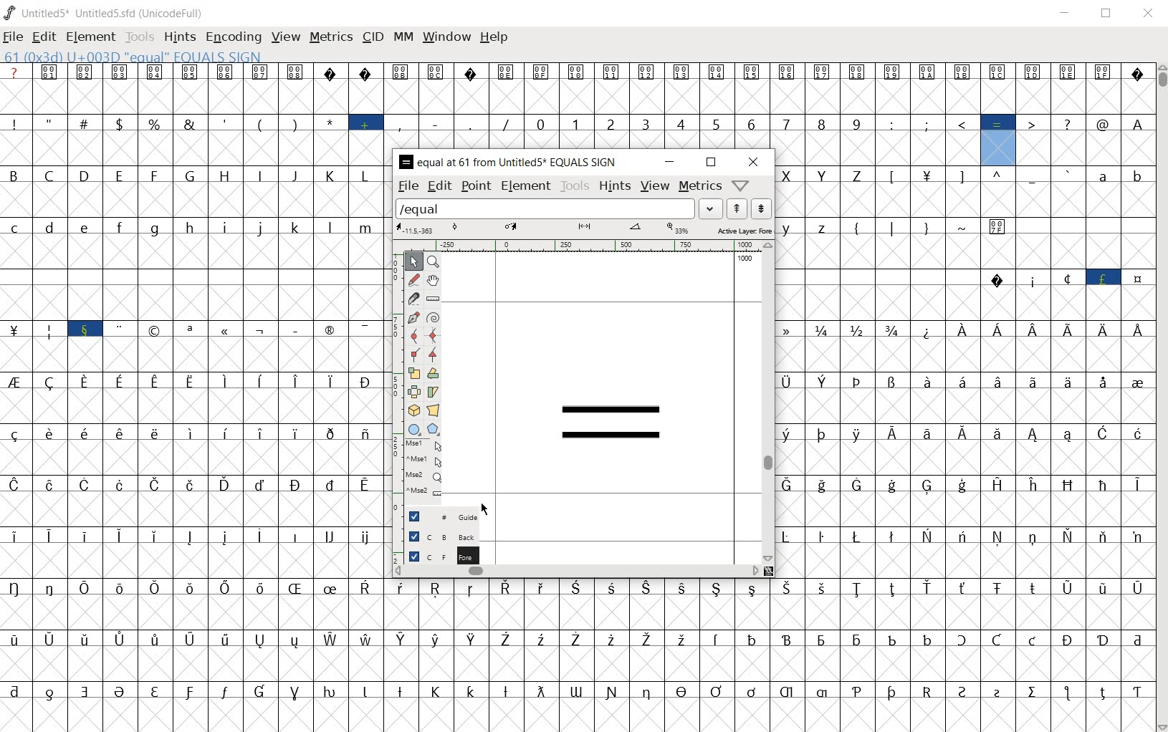 This screenshot has height=732, width=1168. I want to click on scroll by hand, so click(433, 280).